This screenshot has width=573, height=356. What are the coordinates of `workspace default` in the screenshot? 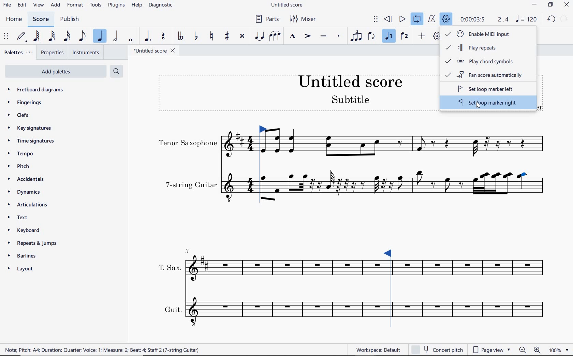 It's located at (377, 350).